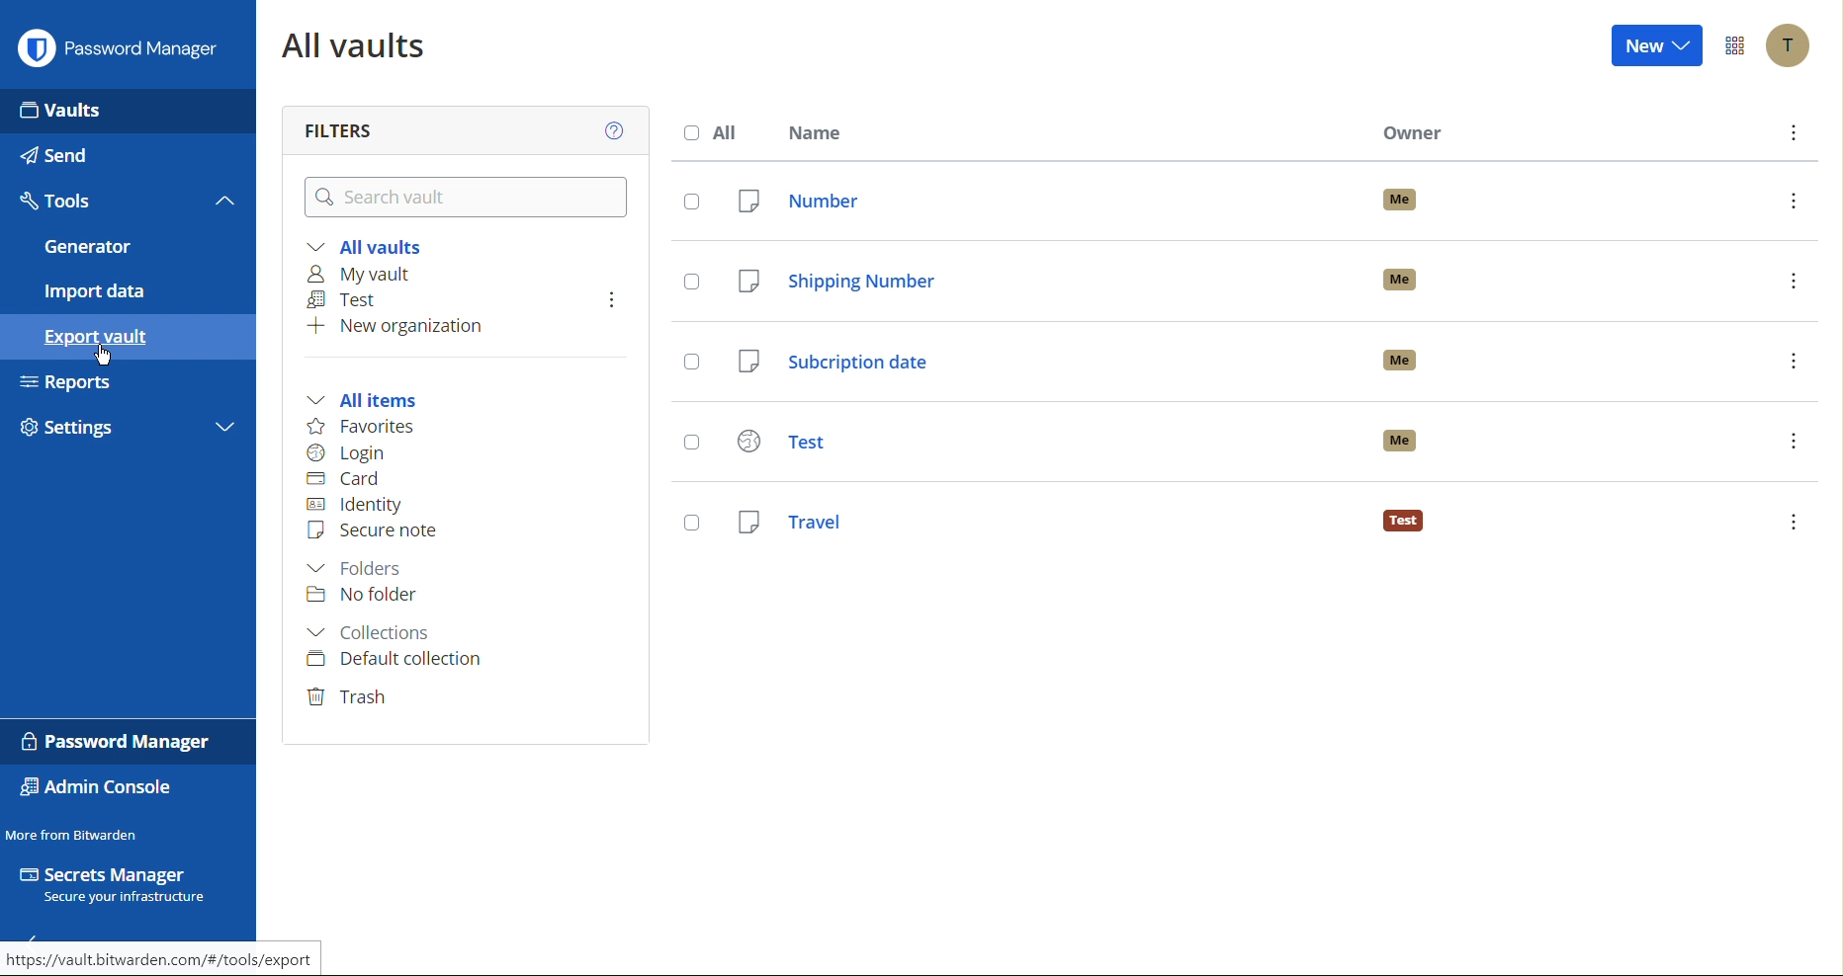 The height and width of the screenshot is (976, 1843). I want to click on Collections, so click(375, 633).